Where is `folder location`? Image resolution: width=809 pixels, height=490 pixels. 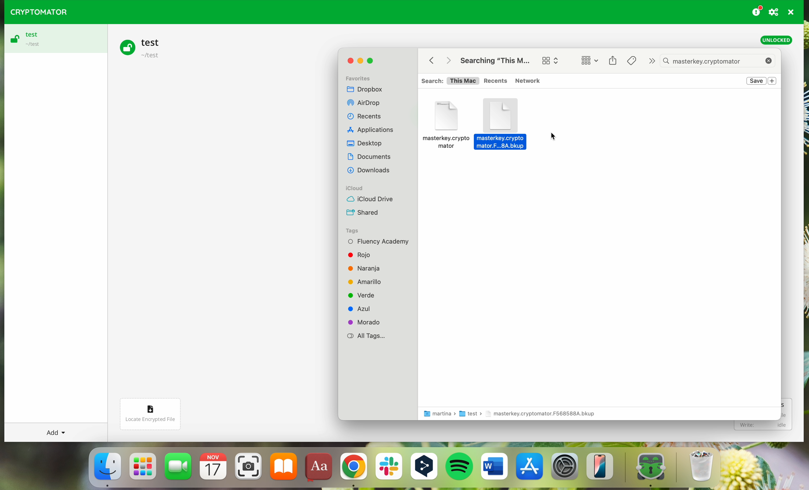 folder location is located at coordinates (513, 414).